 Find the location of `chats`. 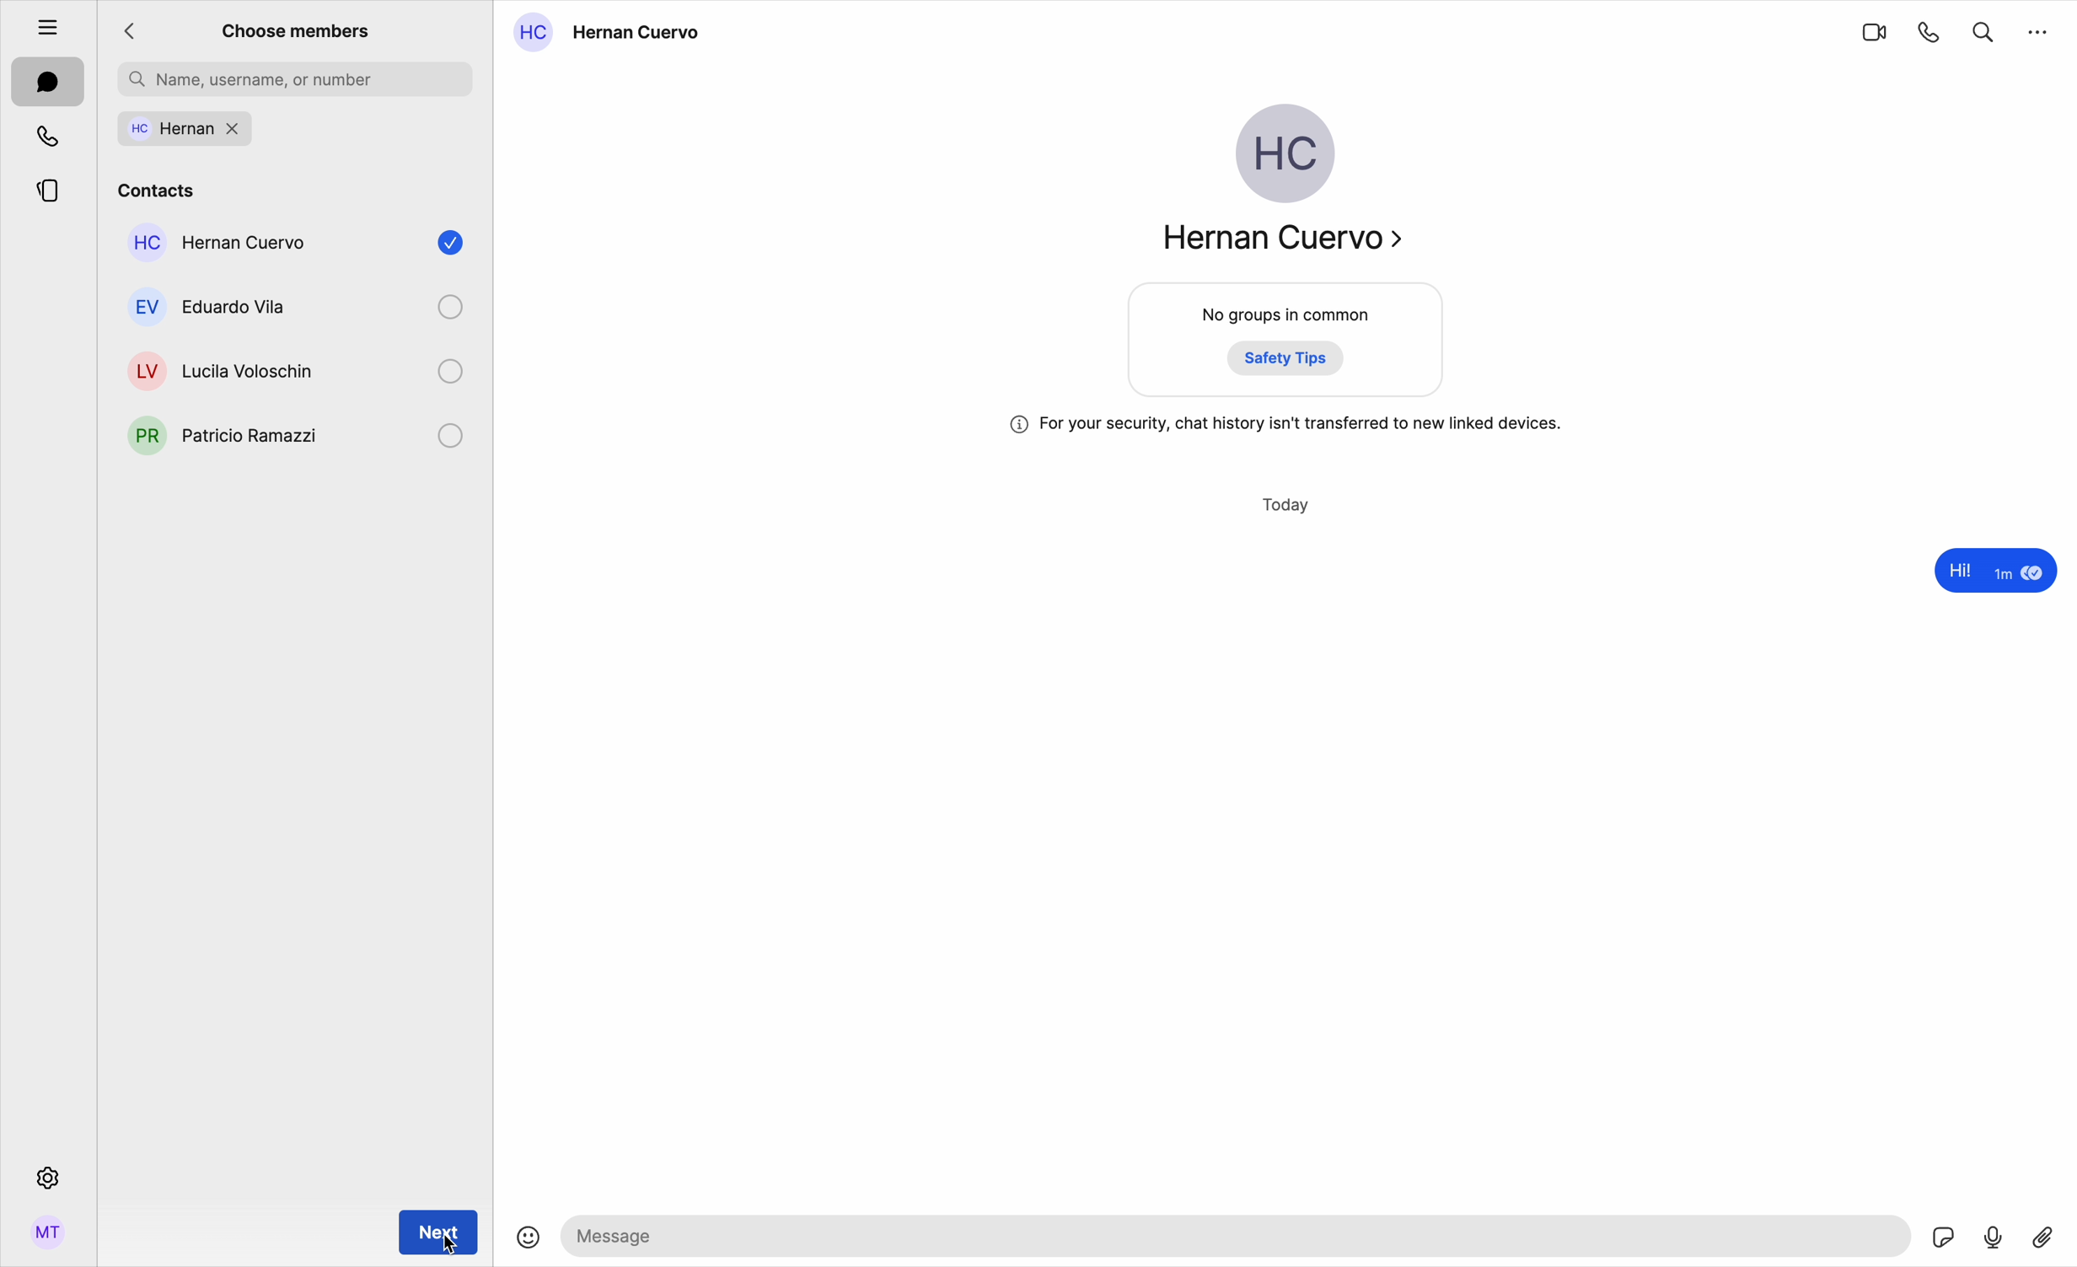

chats is located at coordinates (48, 83).